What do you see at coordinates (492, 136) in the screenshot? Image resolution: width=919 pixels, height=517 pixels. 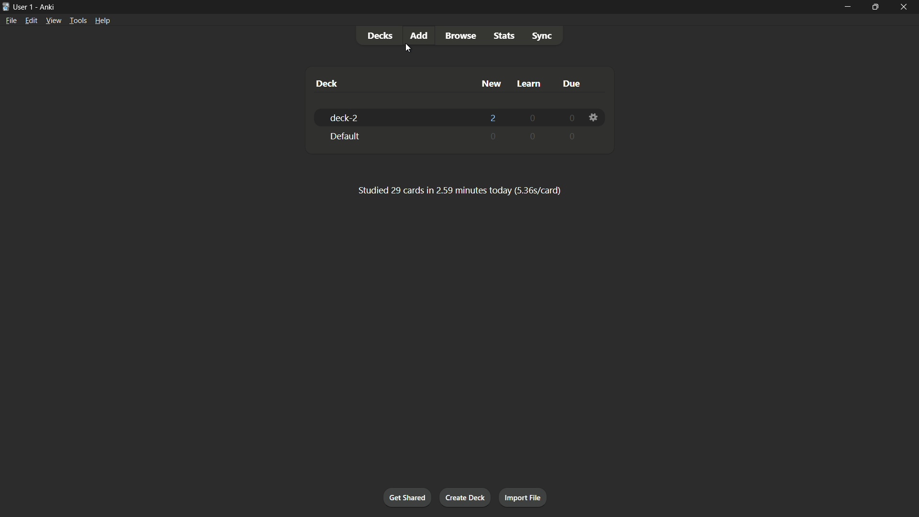 I see `0` at bounding box center [492, 136].